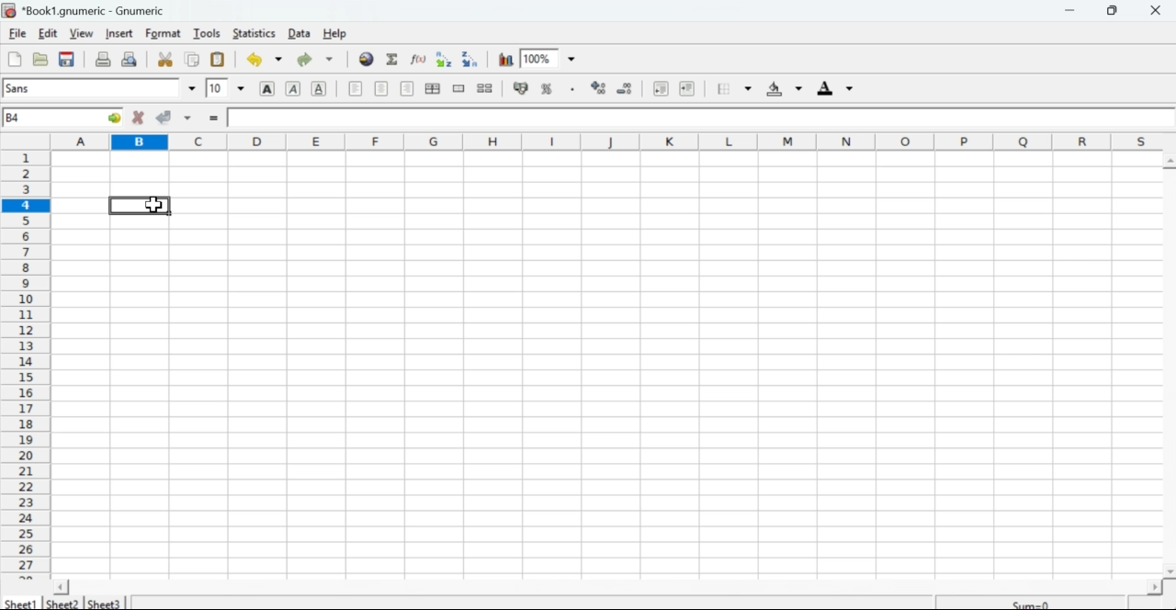  I want to click on Sum, so click(1032, 602).